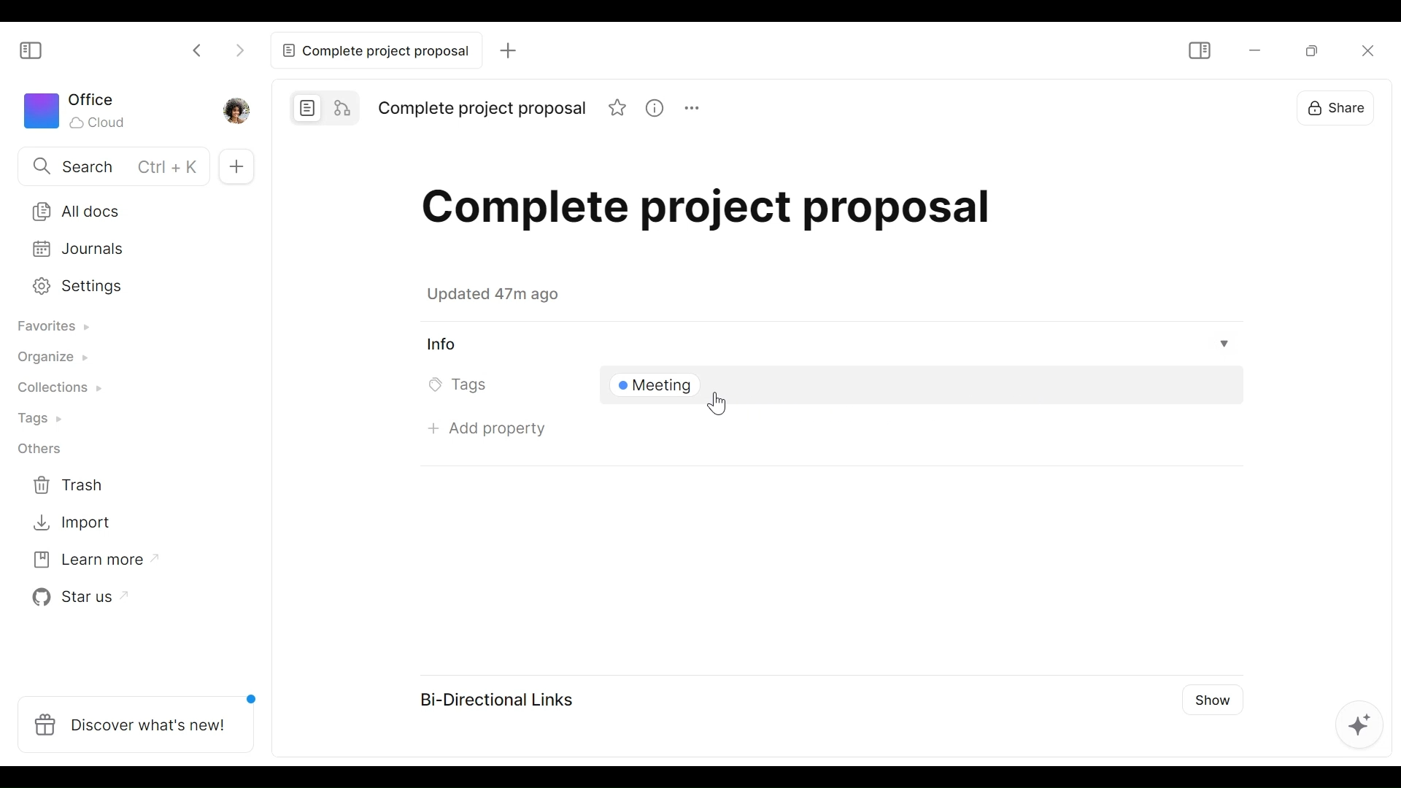 This screenshot has width=1401, height=788. I want to click on Star us, so click(77, 599).